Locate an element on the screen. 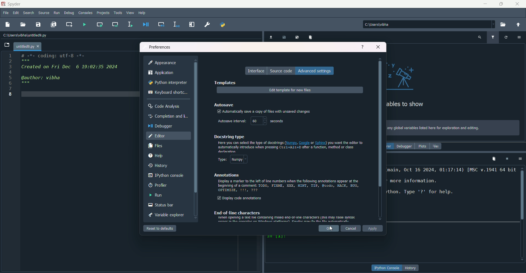 The image size is (526, 273). scrollbar is located at coordinates (380, 131).